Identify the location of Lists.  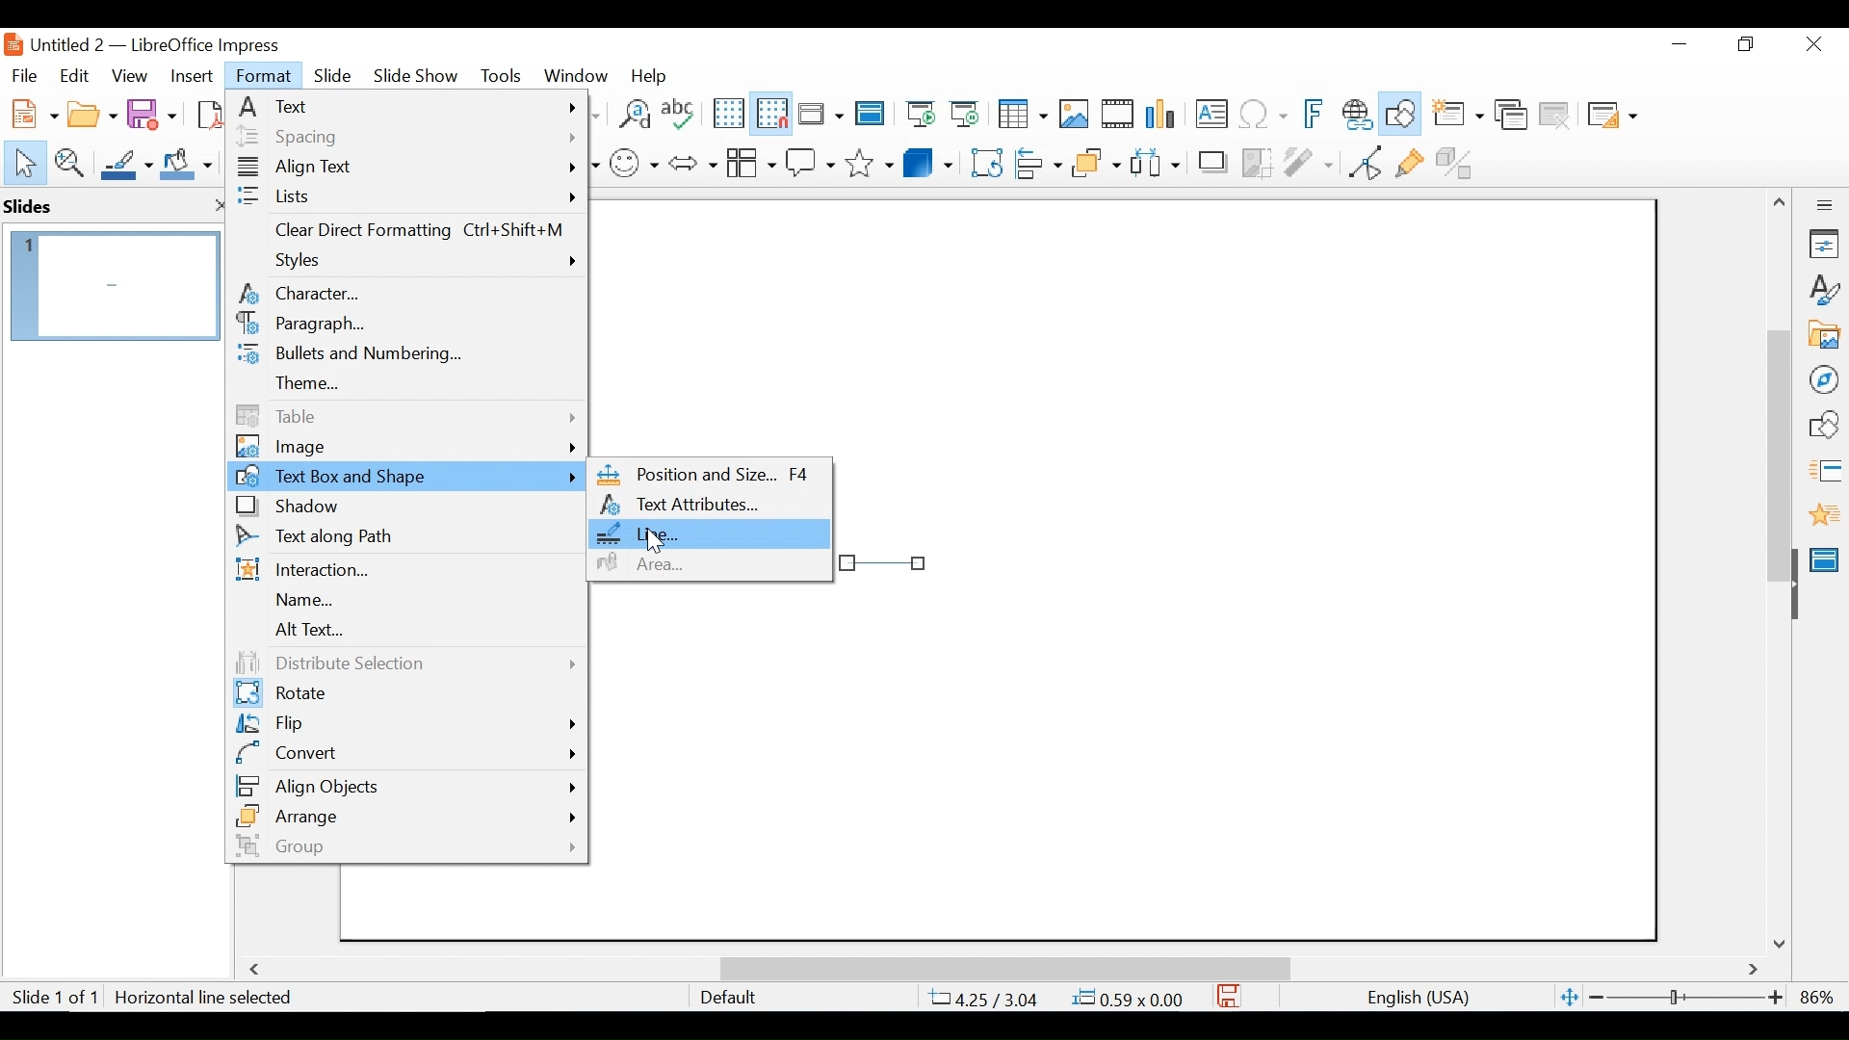
(406, 197).